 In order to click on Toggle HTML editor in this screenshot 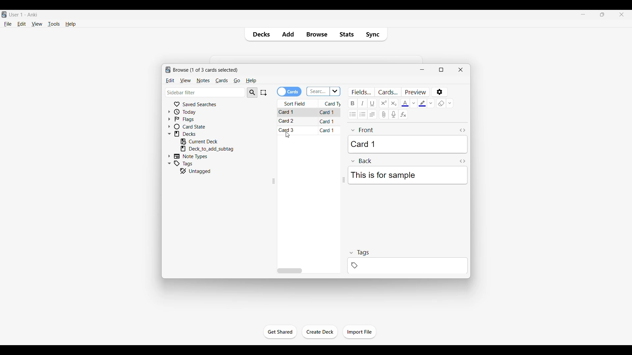, I will do `click(462, 130)`.